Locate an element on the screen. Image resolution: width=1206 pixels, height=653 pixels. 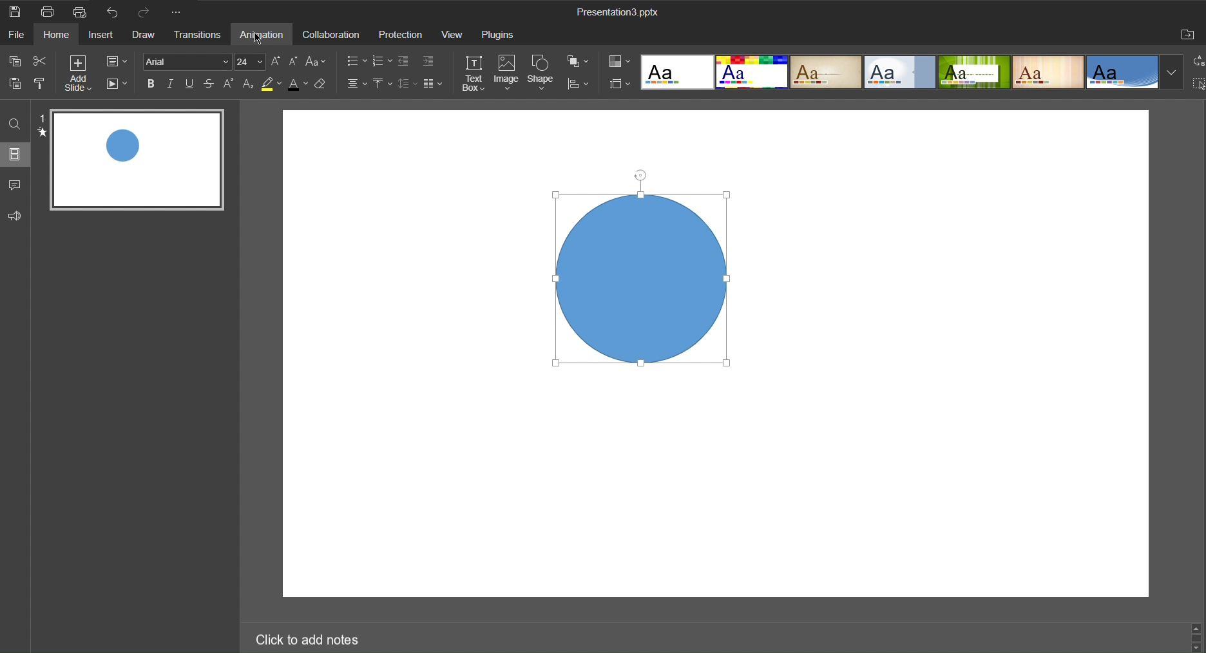
Underline is located at coordinates (191, 85).